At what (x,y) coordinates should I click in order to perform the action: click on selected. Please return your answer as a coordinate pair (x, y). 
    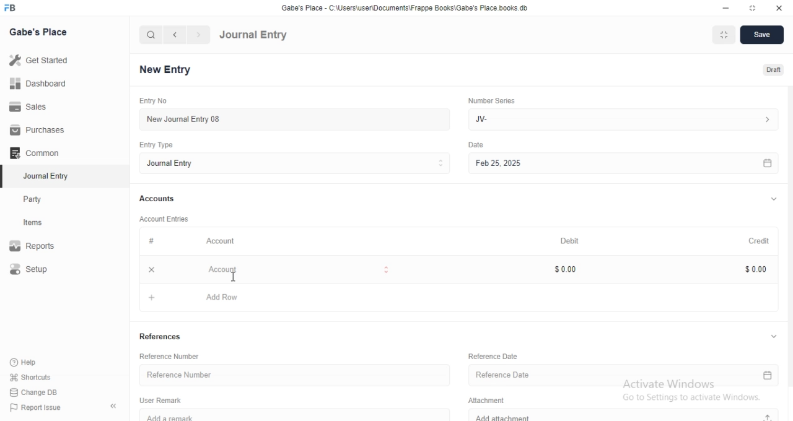
    Looking at the image, I should click on (5, 177).